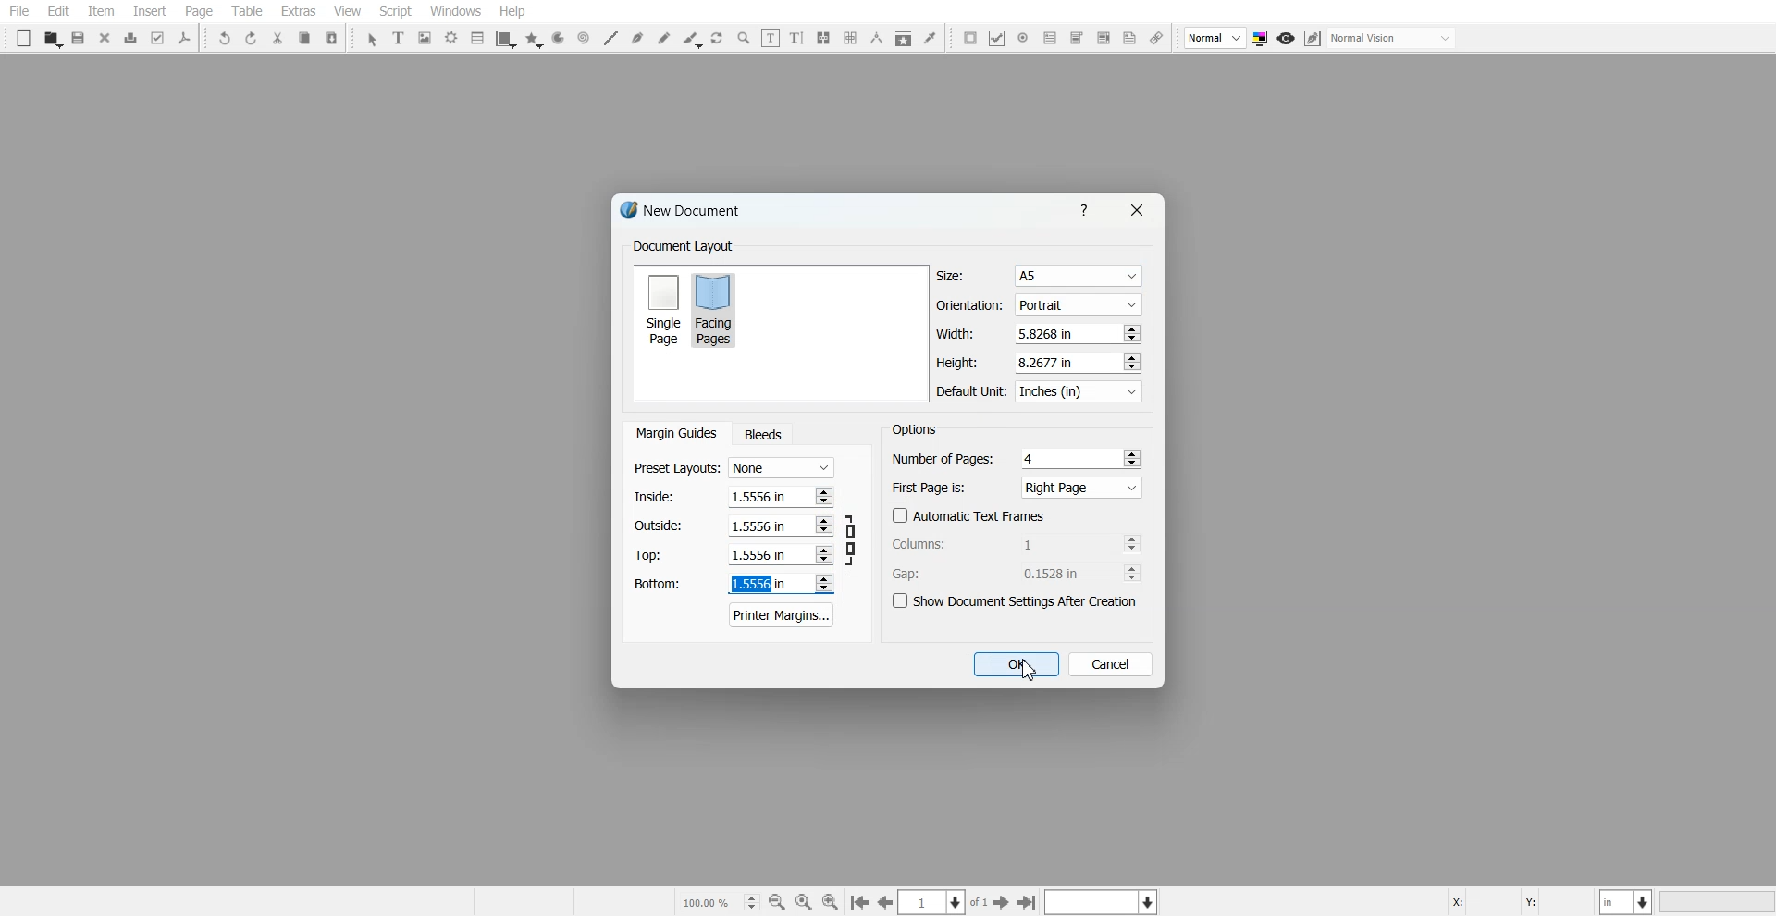  Describe the element at coordinates (185, 38) in the screenshot. I see `Save as PDF` at that location.